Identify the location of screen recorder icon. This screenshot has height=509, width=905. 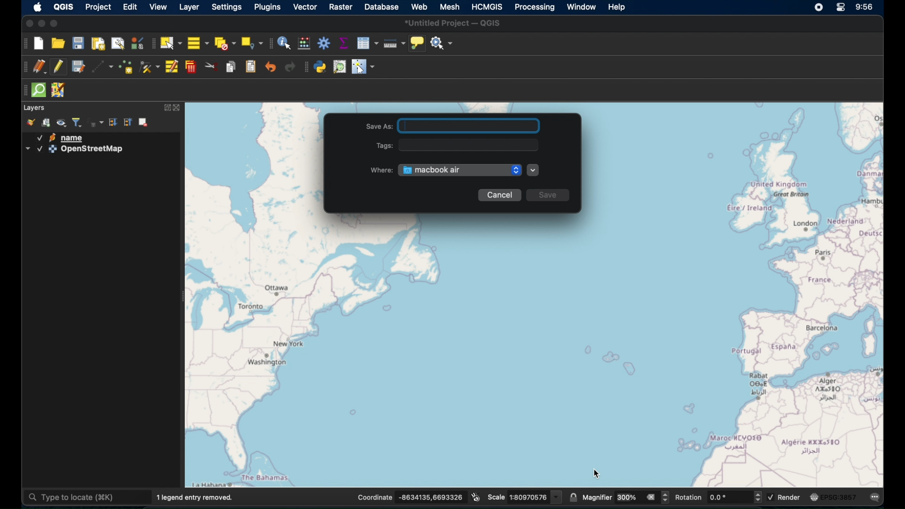
(818, 8).